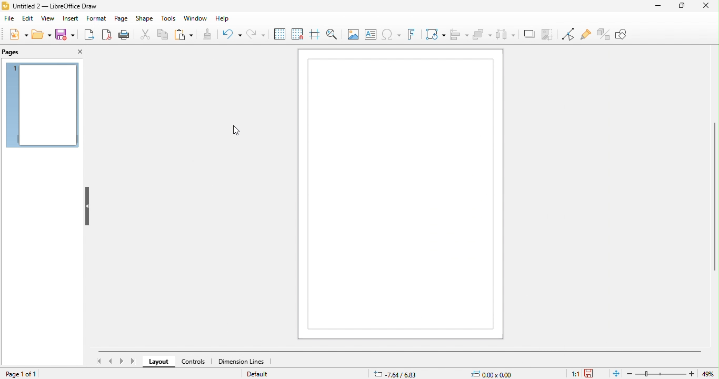  Describe the element at coordinates (168, 19) in the screenshot. I see `tools` at that location.